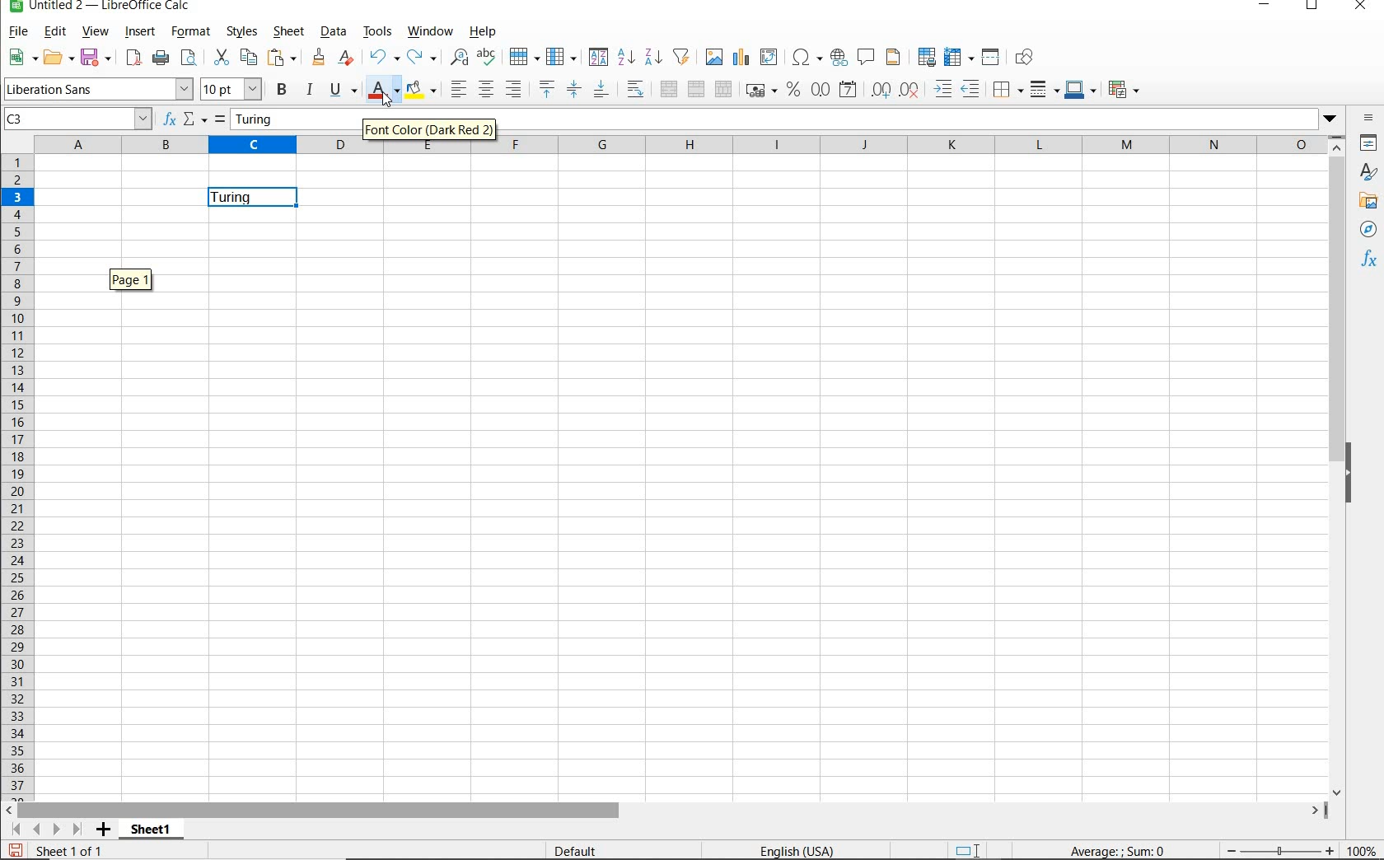  What do you see at coordinates (376, 32) in the screenshot?
I see `TOOLS` at bounding box center [376, 32].